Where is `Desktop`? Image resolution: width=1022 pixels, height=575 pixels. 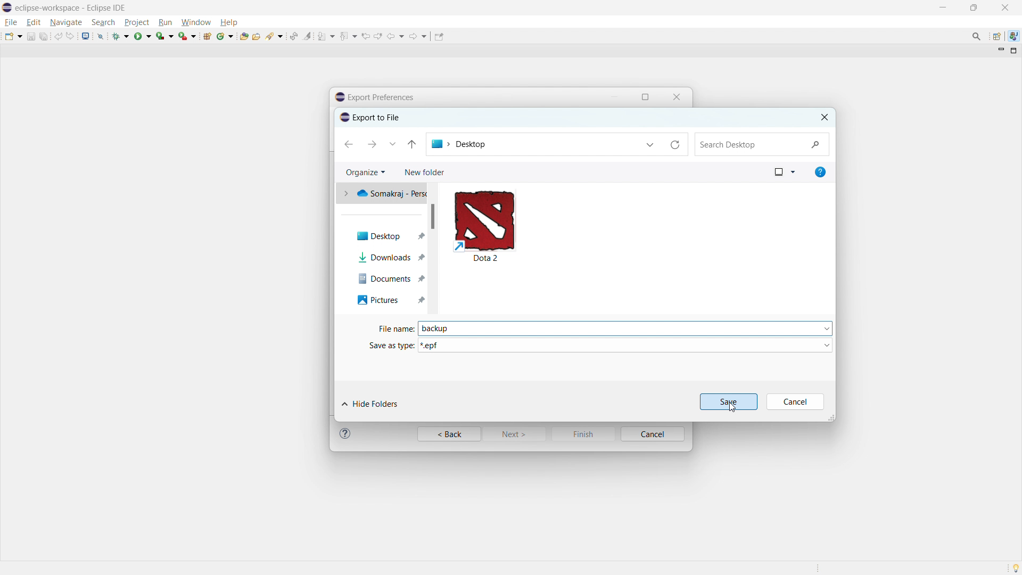 Desktop is located at coordinates (557, 143).